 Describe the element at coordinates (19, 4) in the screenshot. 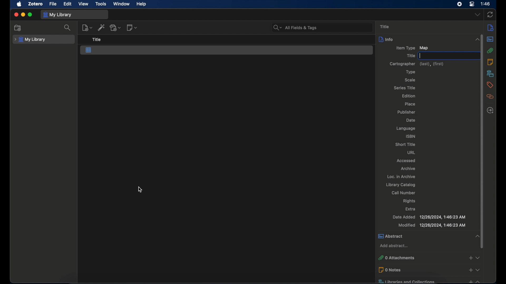

I see `apple` at that location.